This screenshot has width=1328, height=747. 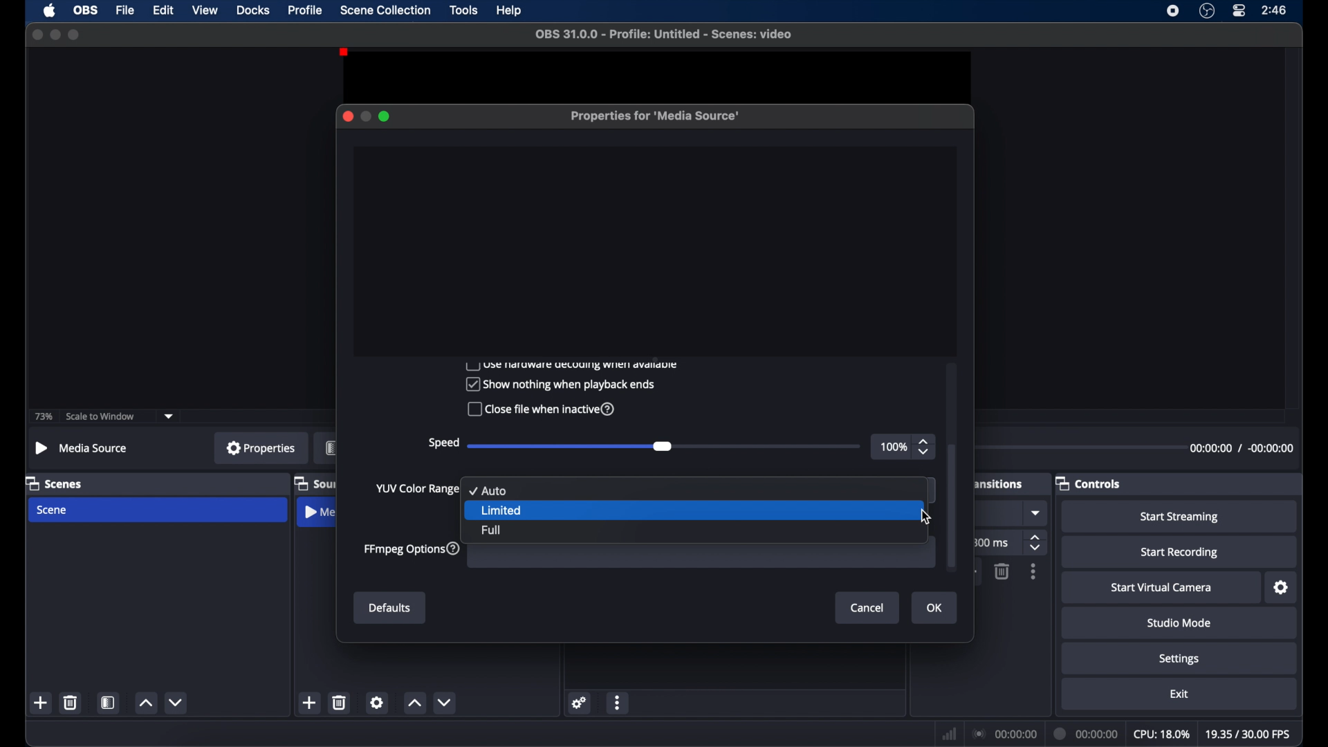 What do you see at coordinates (365, 116) in the screenshot?
I see `minimize` at bounding box center [365, 116].